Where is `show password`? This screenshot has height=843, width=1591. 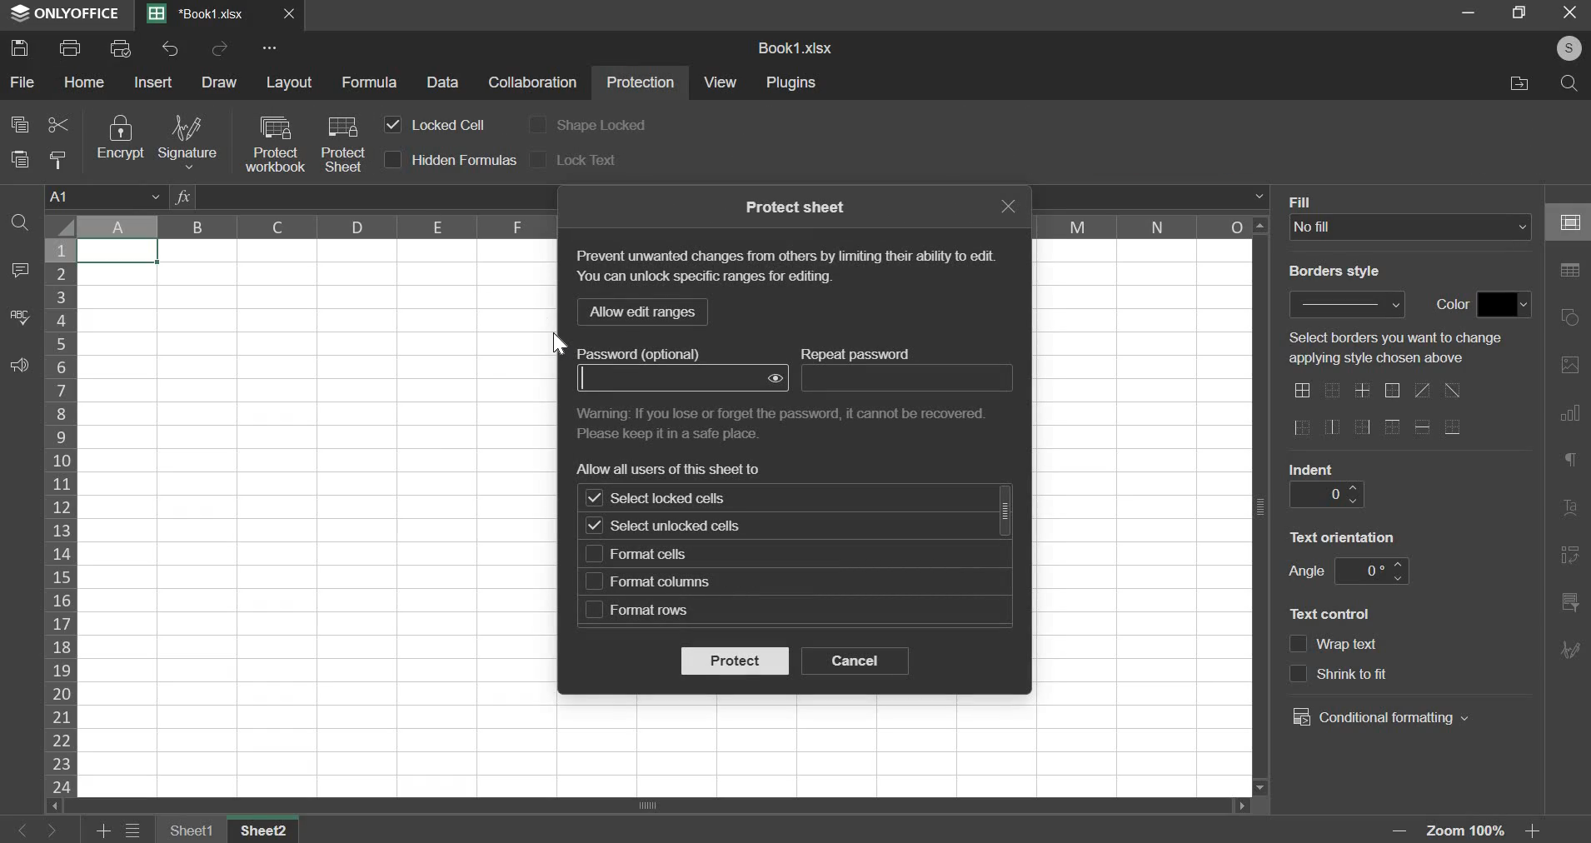
show password is located at coordinates (776, 378).